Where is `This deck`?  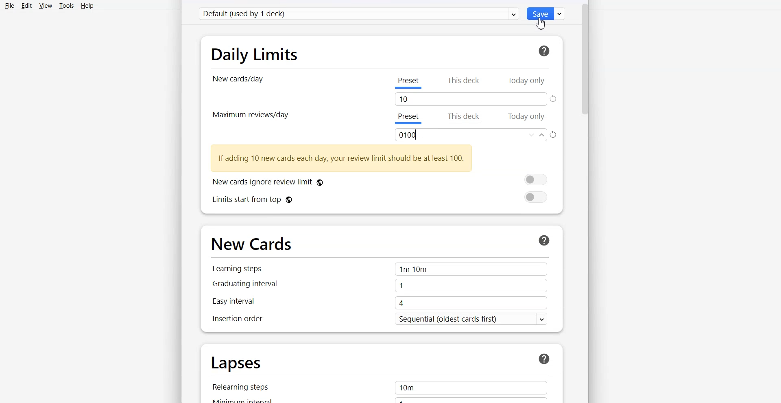
This deck is located at coordinates (465, 82).